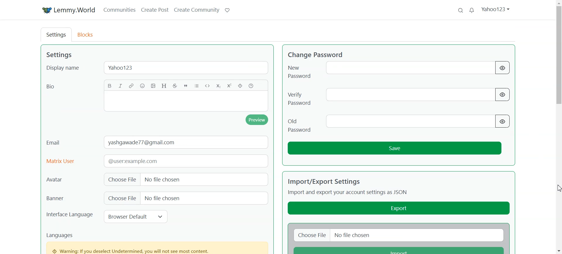 This screenshot has width=562, height=254. Describe the element at coordinates (186, 85) in the screenshot. I see `Quote ` at that location.